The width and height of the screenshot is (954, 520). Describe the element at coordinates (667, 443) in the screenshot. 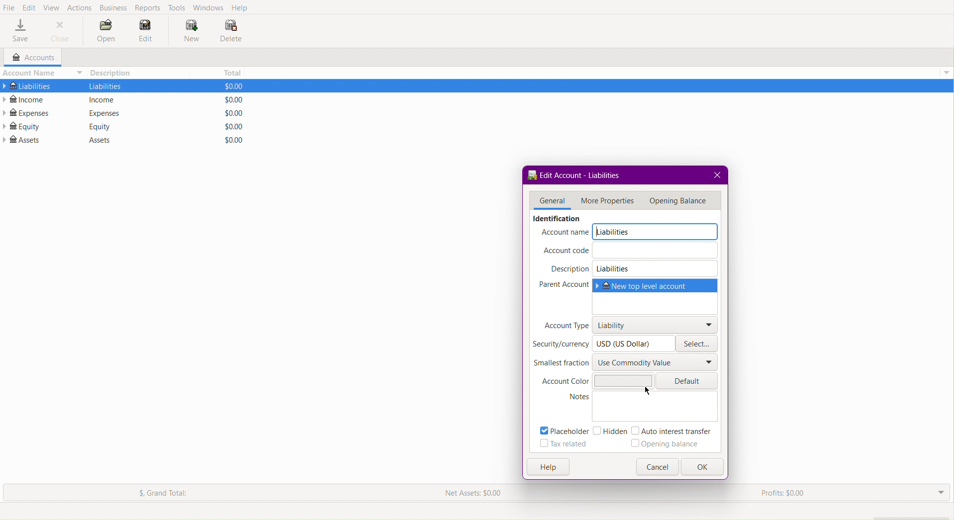

I see `Opening balance` at that location.